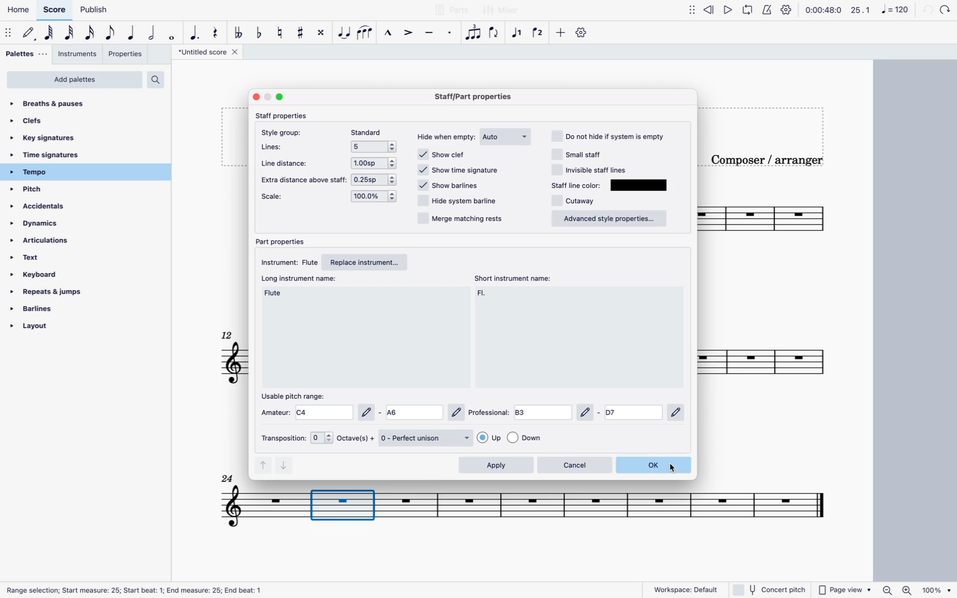 The image size is (957, 598). Describe the element at coordinates (302, 278) in the screenshot. I see `long instrument name` at that location.